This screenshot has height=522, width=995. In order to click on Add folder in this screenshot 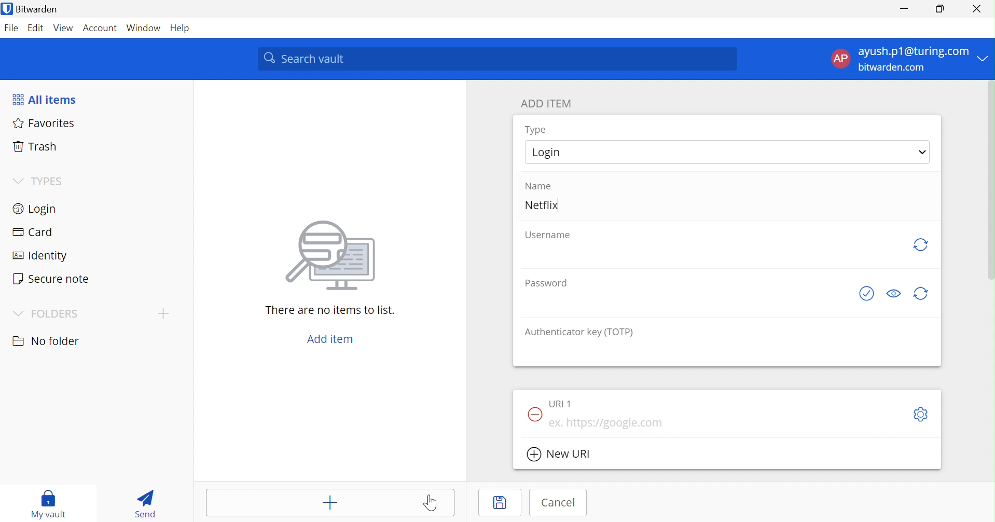, I will do `click(163, 314)`.